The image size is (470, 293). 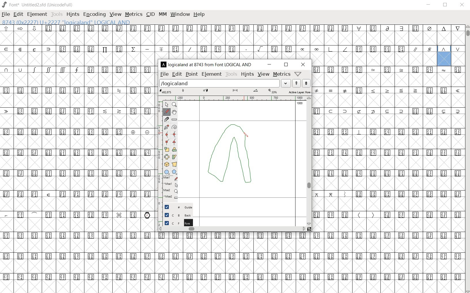 What do you see at coordinates (175, 127) in the screenshot?
I see `change whether spiro is active or not` at bounding box center [175, 127].